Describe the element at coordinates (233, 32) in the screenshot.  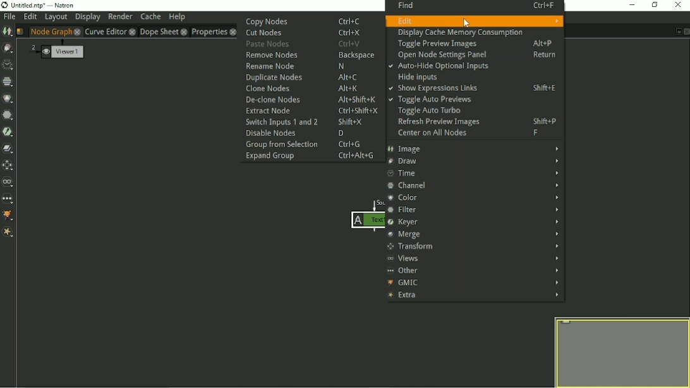
I see `close` at that location.